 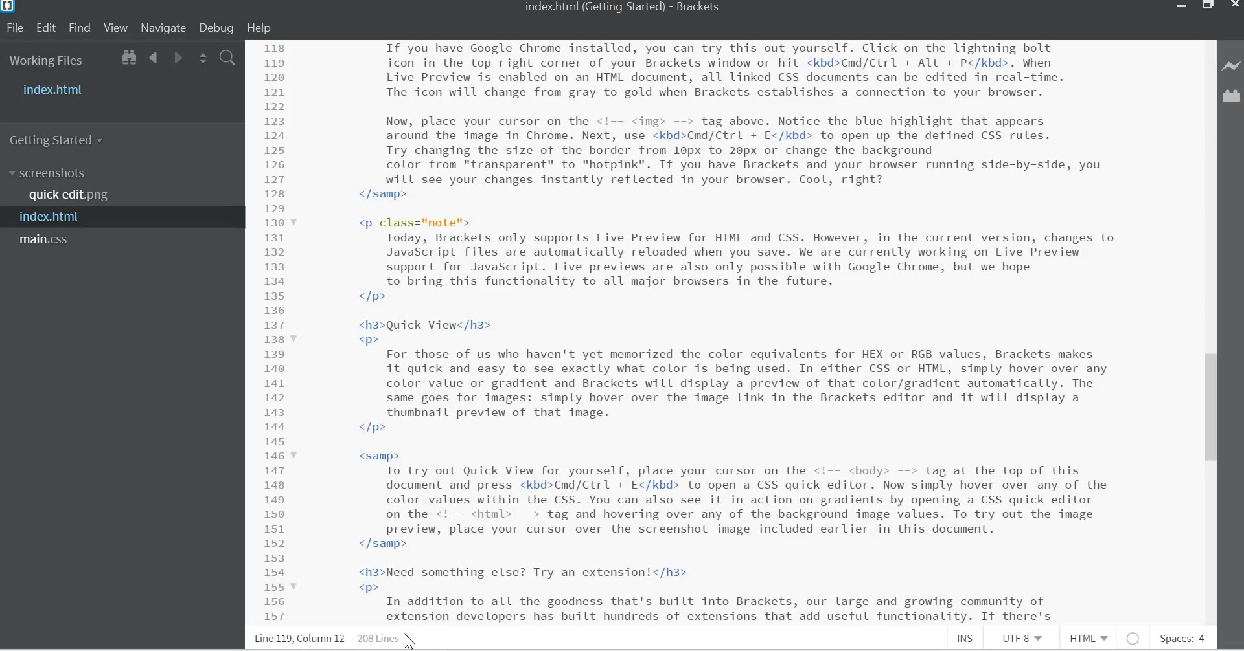 I want to click on Insert, so click(x=966, y=637).